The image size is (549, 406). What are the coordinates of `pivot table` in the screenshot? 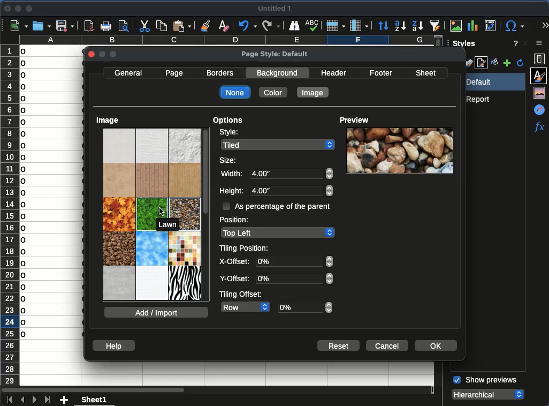 It's located at (491, 26).